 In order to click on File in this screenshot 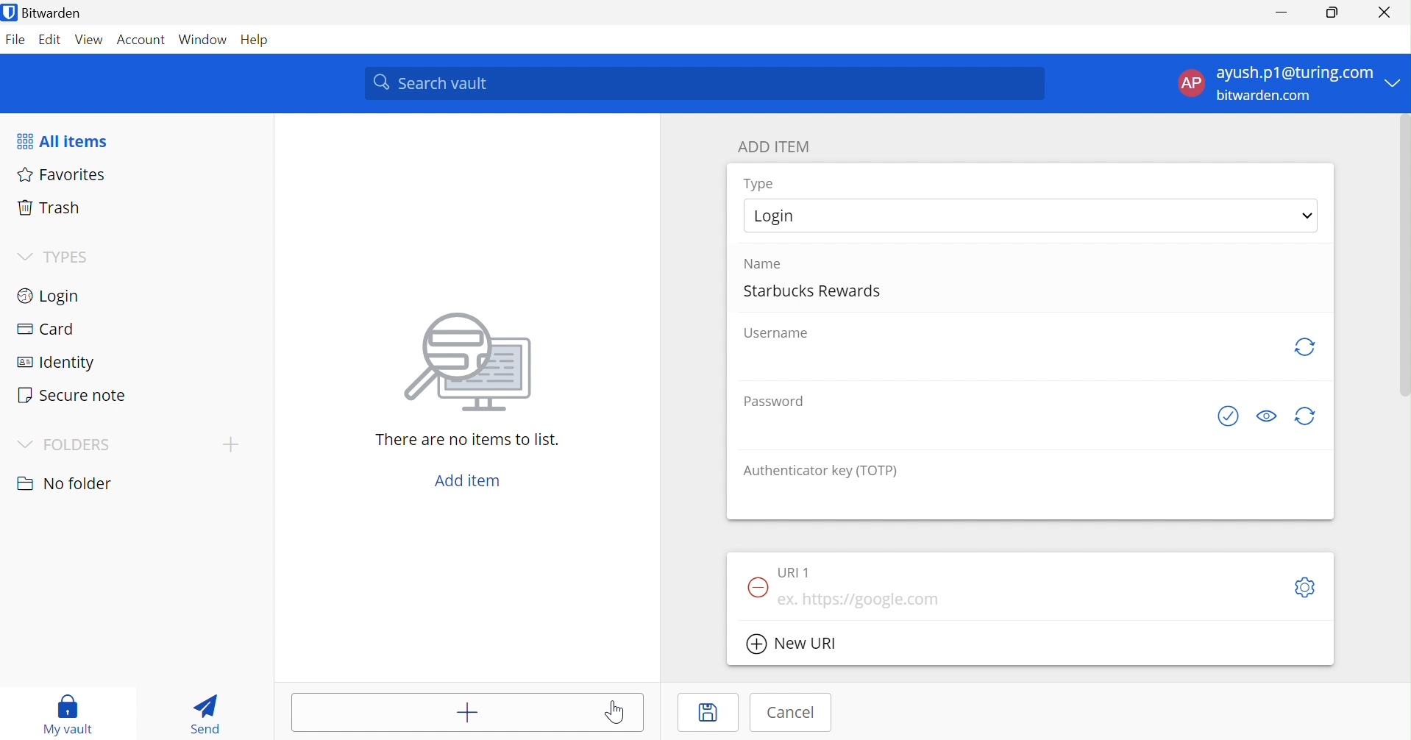, I will do `click(16, 42)`.